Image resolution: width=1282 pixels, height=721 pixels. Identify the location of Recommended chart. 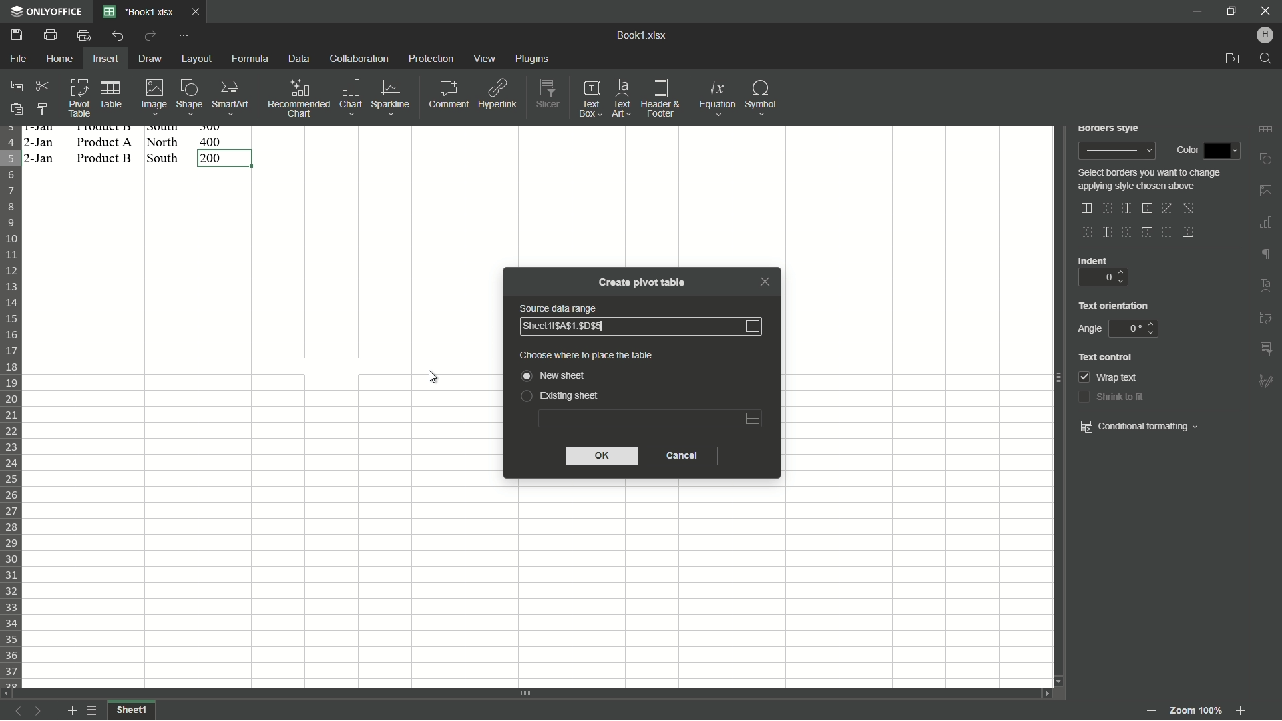
(300, 99).